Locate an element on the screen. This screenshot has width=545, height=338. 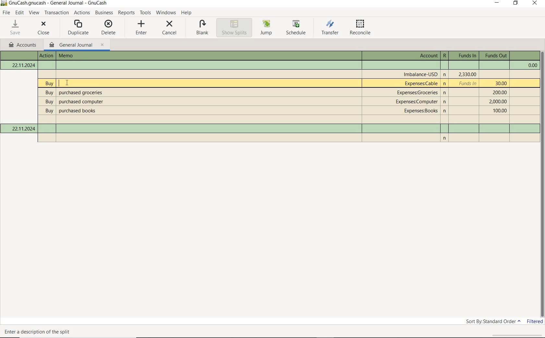
Text is located at coordinates (20, 55).